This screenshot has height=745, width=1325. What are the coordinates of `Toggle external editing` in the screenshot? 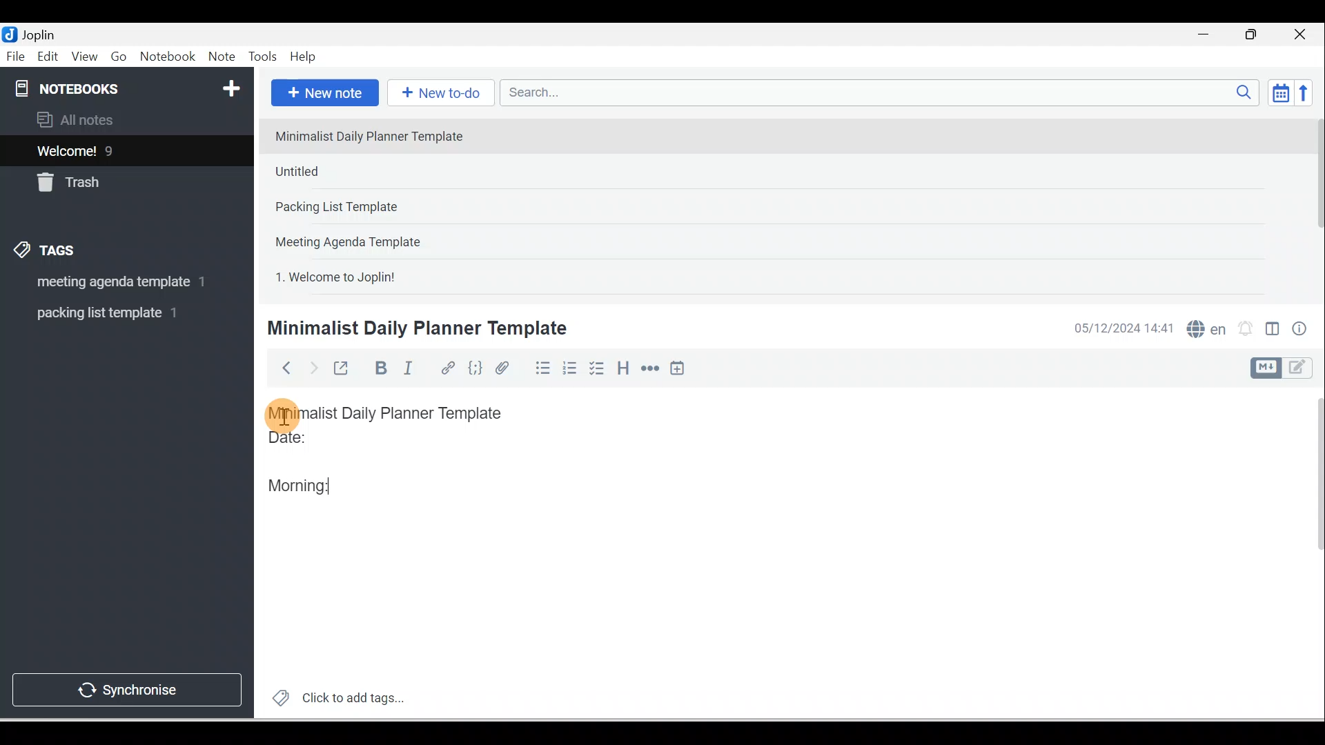 It's located at (343, 371).